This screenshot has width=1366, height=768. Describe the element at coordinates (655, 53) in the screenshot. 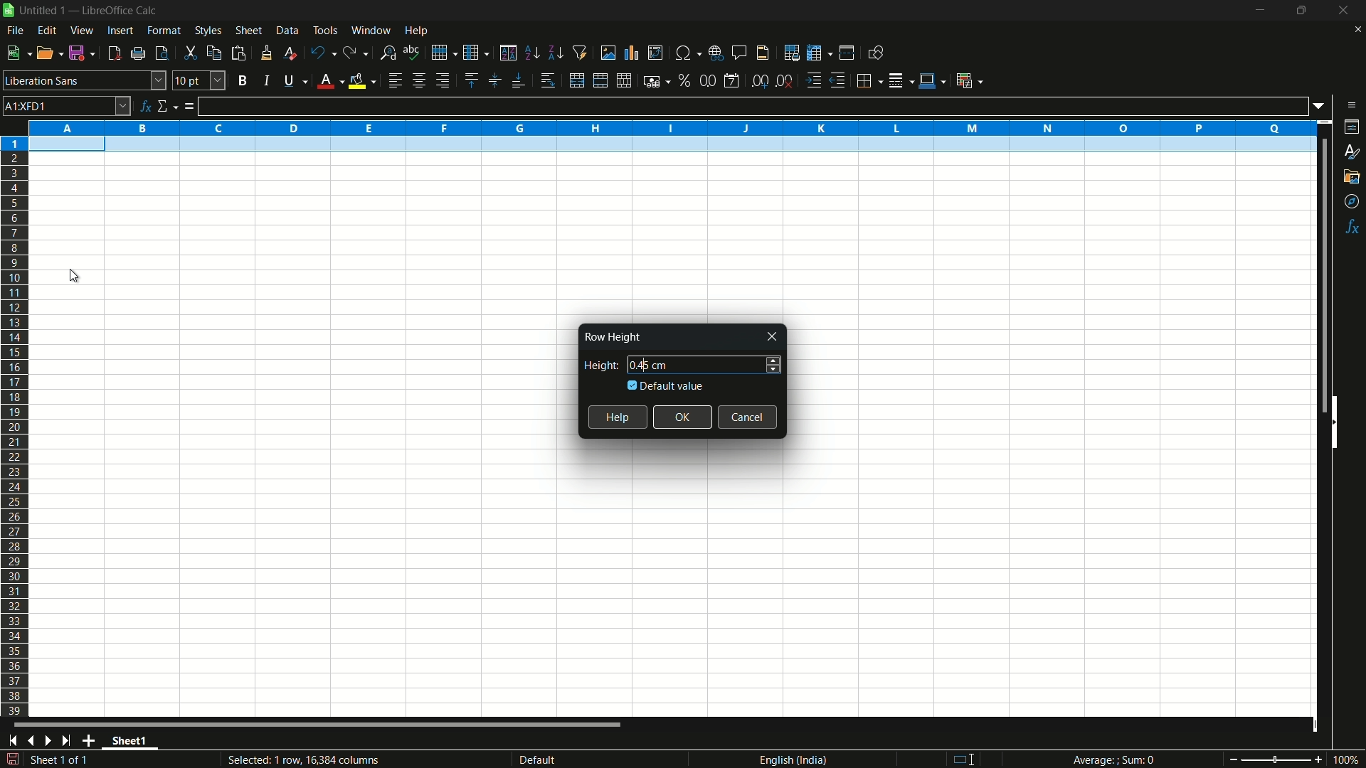

I see `insert or edit pivot table` at that location.